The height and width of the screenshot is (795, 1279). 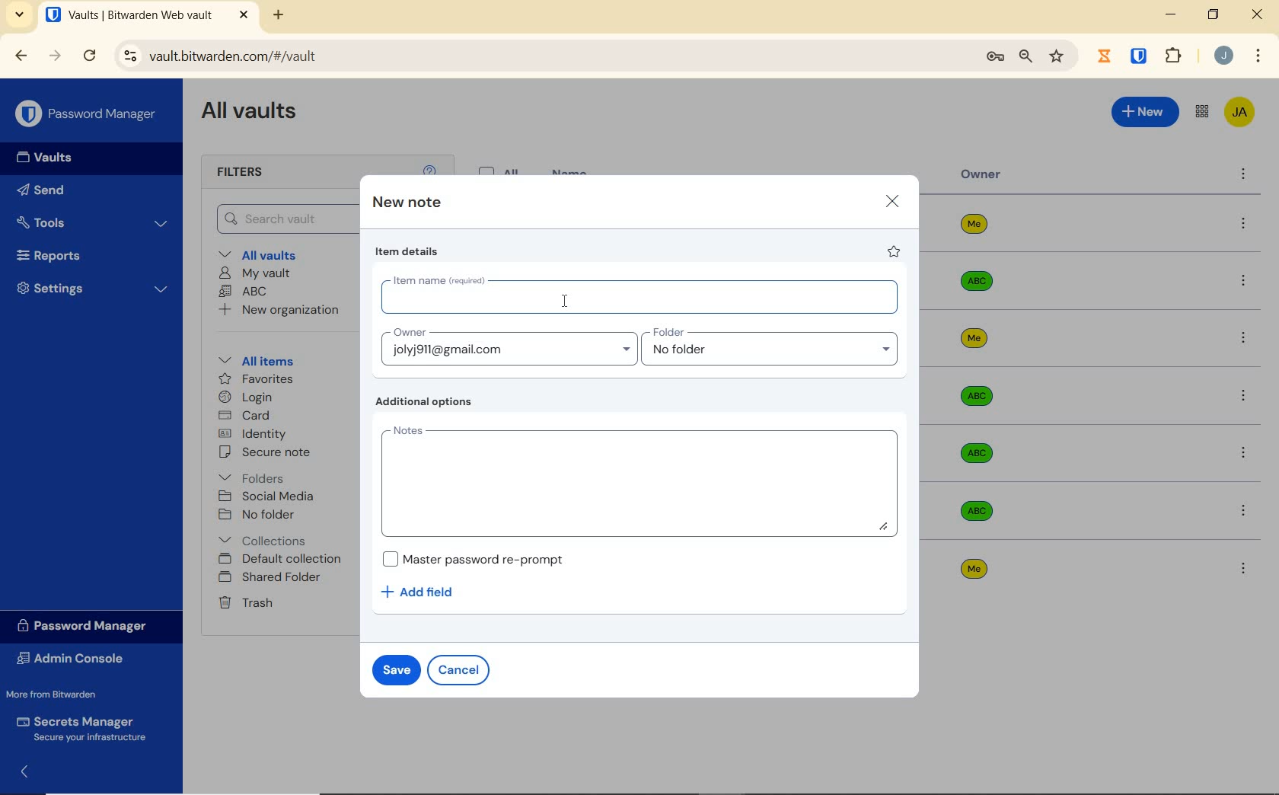 What do you see at coordinates (397, 669) in the screenshot?
I see `save` at bounding box center [397, 669].